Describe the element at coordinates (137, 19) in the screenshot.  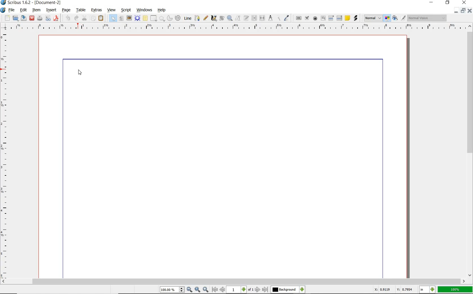
I see `render frame` at that location.